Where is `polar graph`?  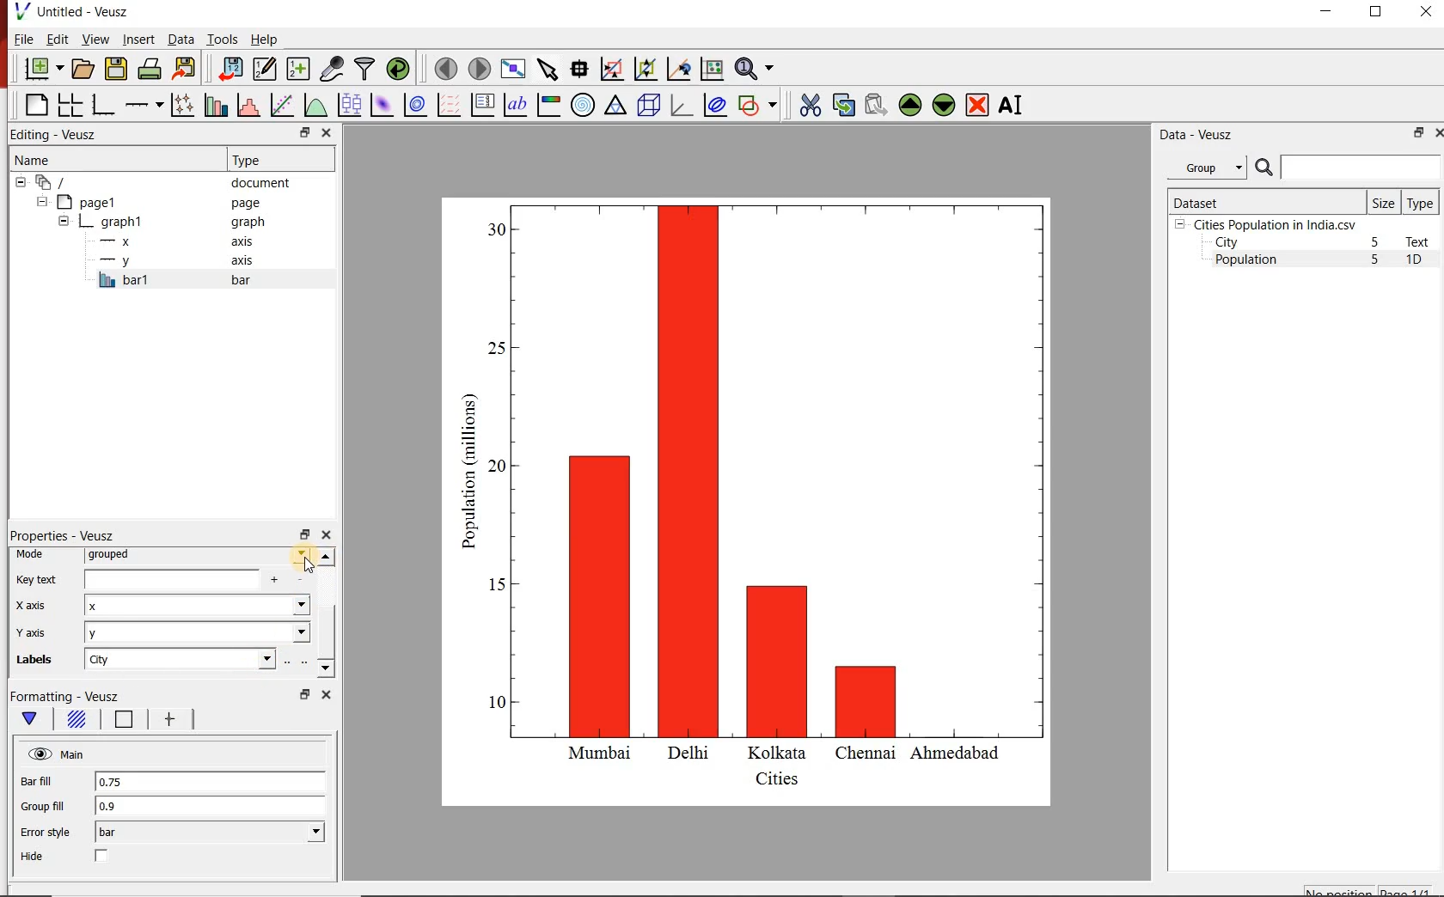
polar graph is located at coordinates (583, 104).